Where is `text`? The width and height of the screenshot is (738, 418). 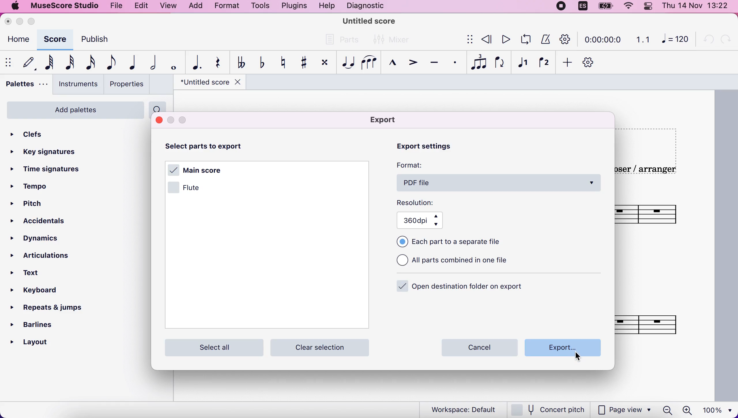
text is located at coordinates (35, 274).